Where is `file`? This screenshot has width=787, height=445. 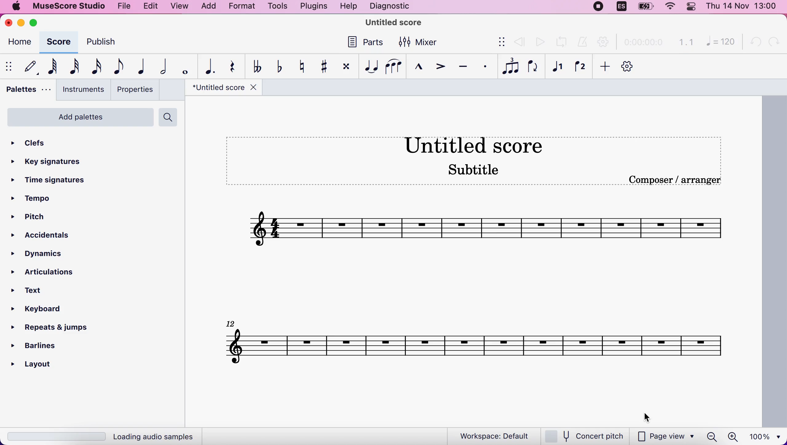
file is located at coordinates (124, 6).